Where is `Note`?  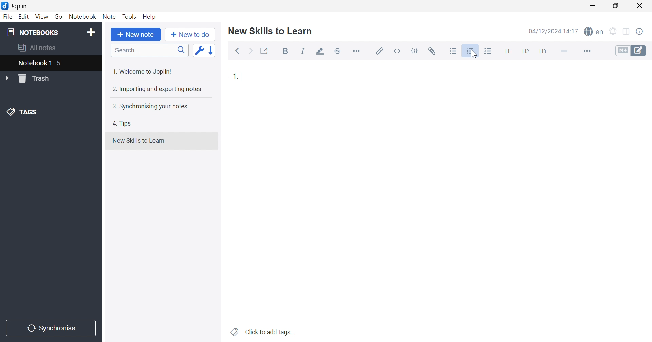 Note is located at coordinates (109, 17).